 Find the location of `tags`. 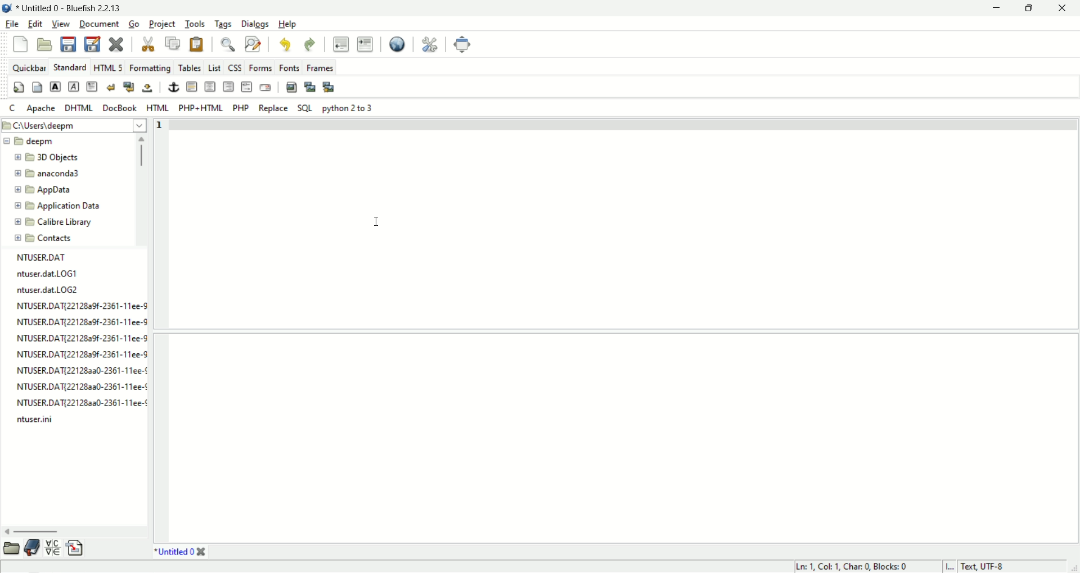

tags is located at coordinates (223, 23).